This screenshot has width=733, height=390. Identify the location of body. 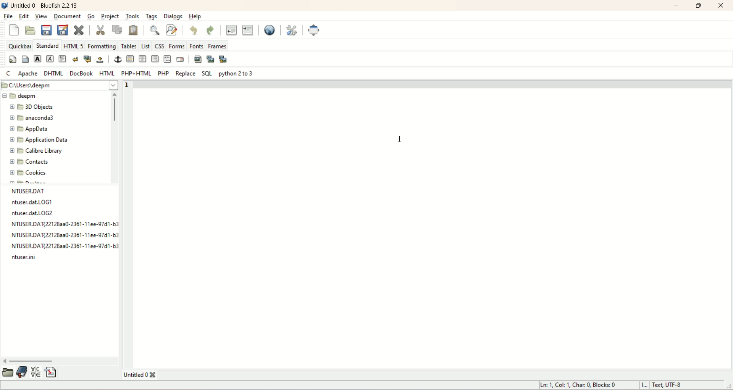
(24, 60).